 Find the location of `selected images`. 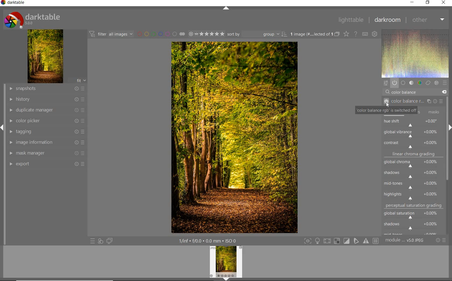

selected images is located at coordinates (310, 34).